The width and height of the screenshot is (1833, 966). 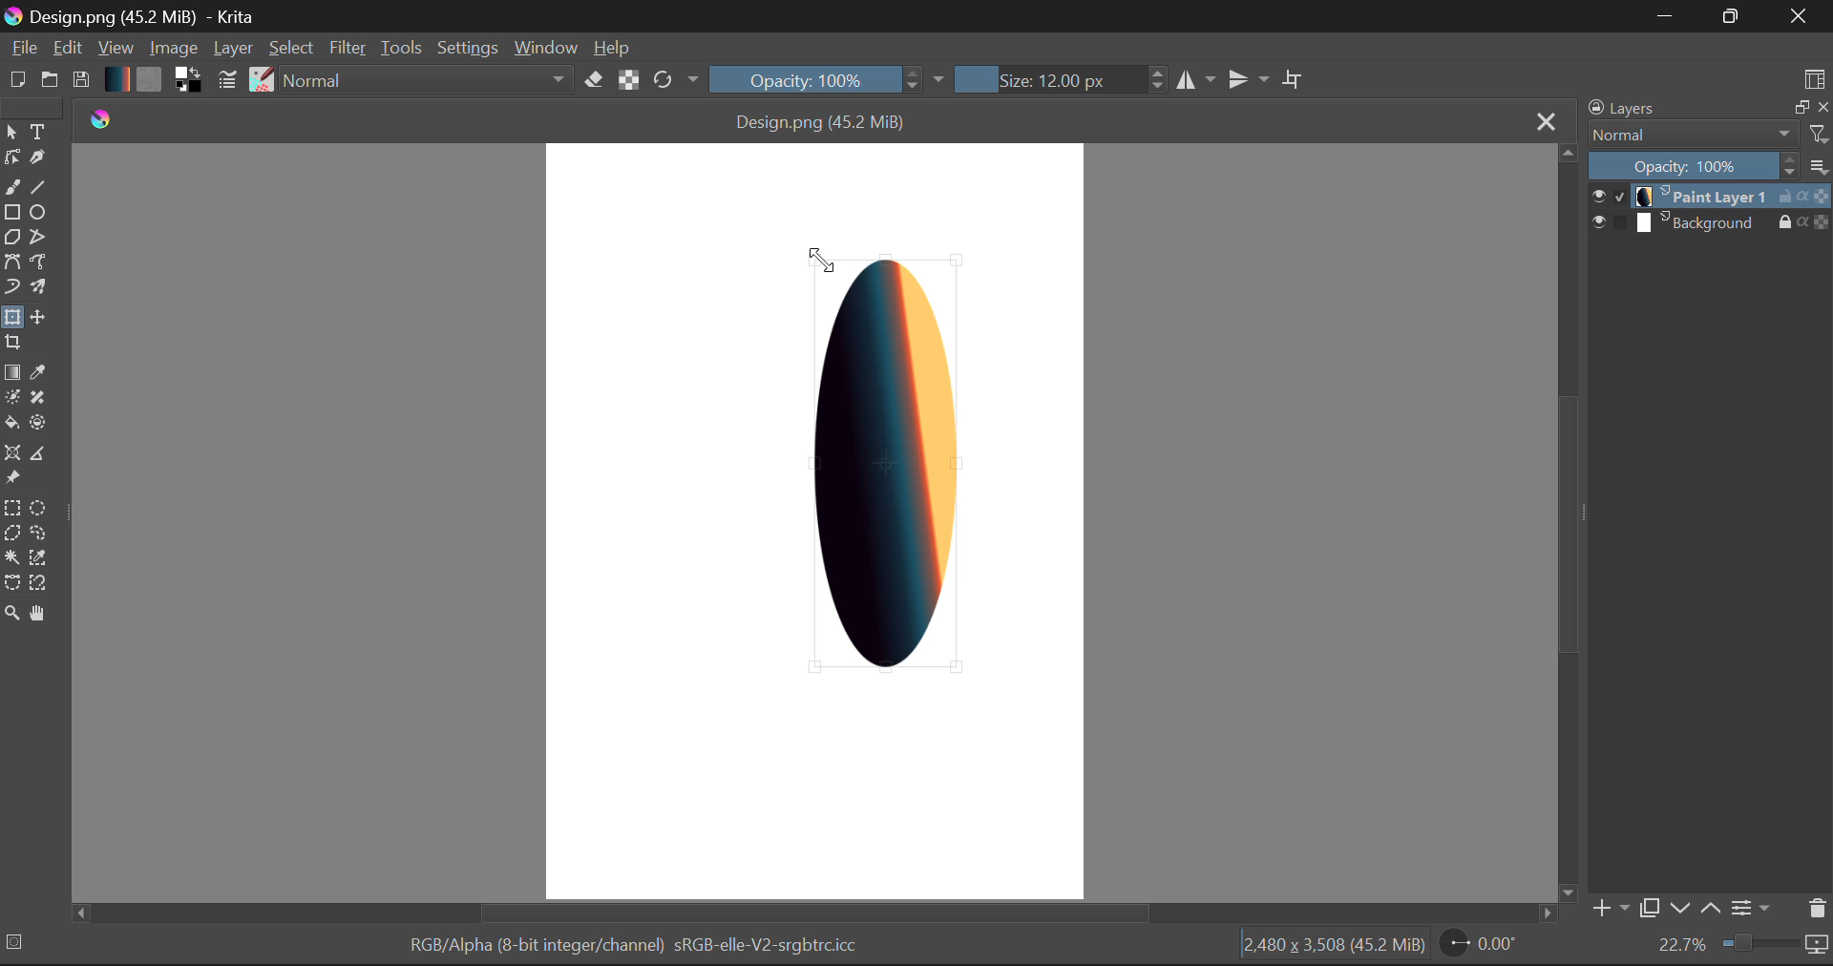 What do you see at coordinates (1815, 75) in the screenshot?
I see `Choose Workspace` at bounding box center [1815, 75].